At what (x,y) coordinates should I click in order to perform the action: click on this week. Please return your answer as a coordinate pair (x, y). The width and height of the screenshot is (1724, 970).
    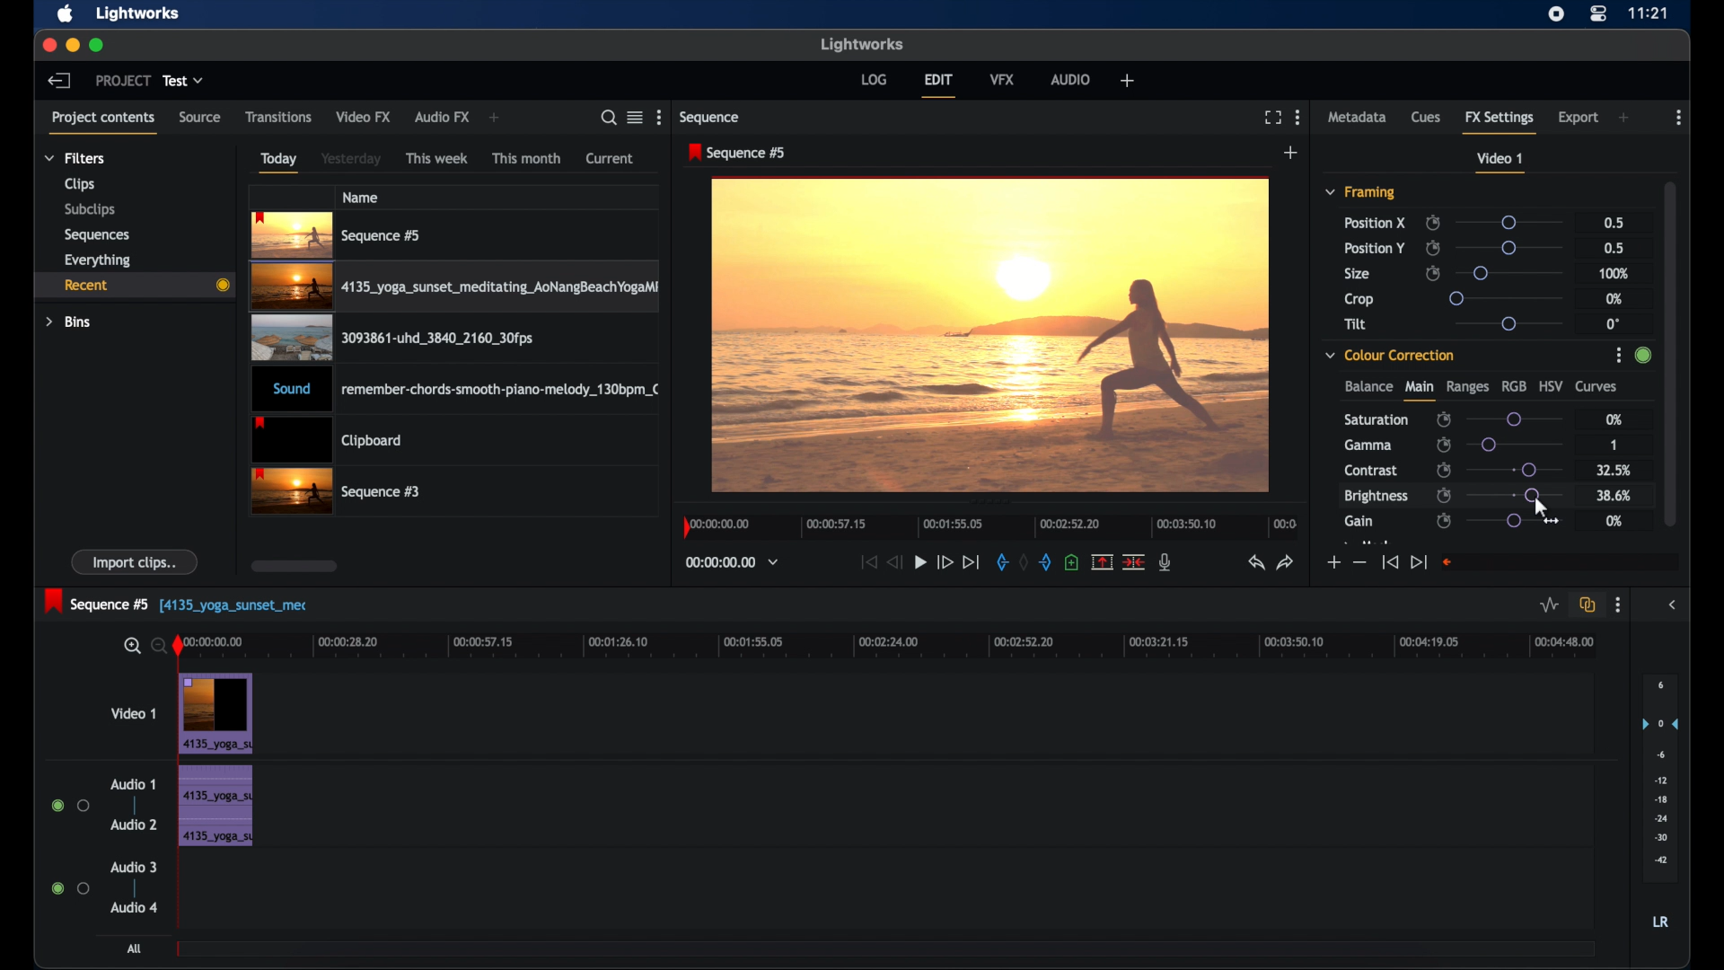
    Looking at the image, I should click on (437, 159).